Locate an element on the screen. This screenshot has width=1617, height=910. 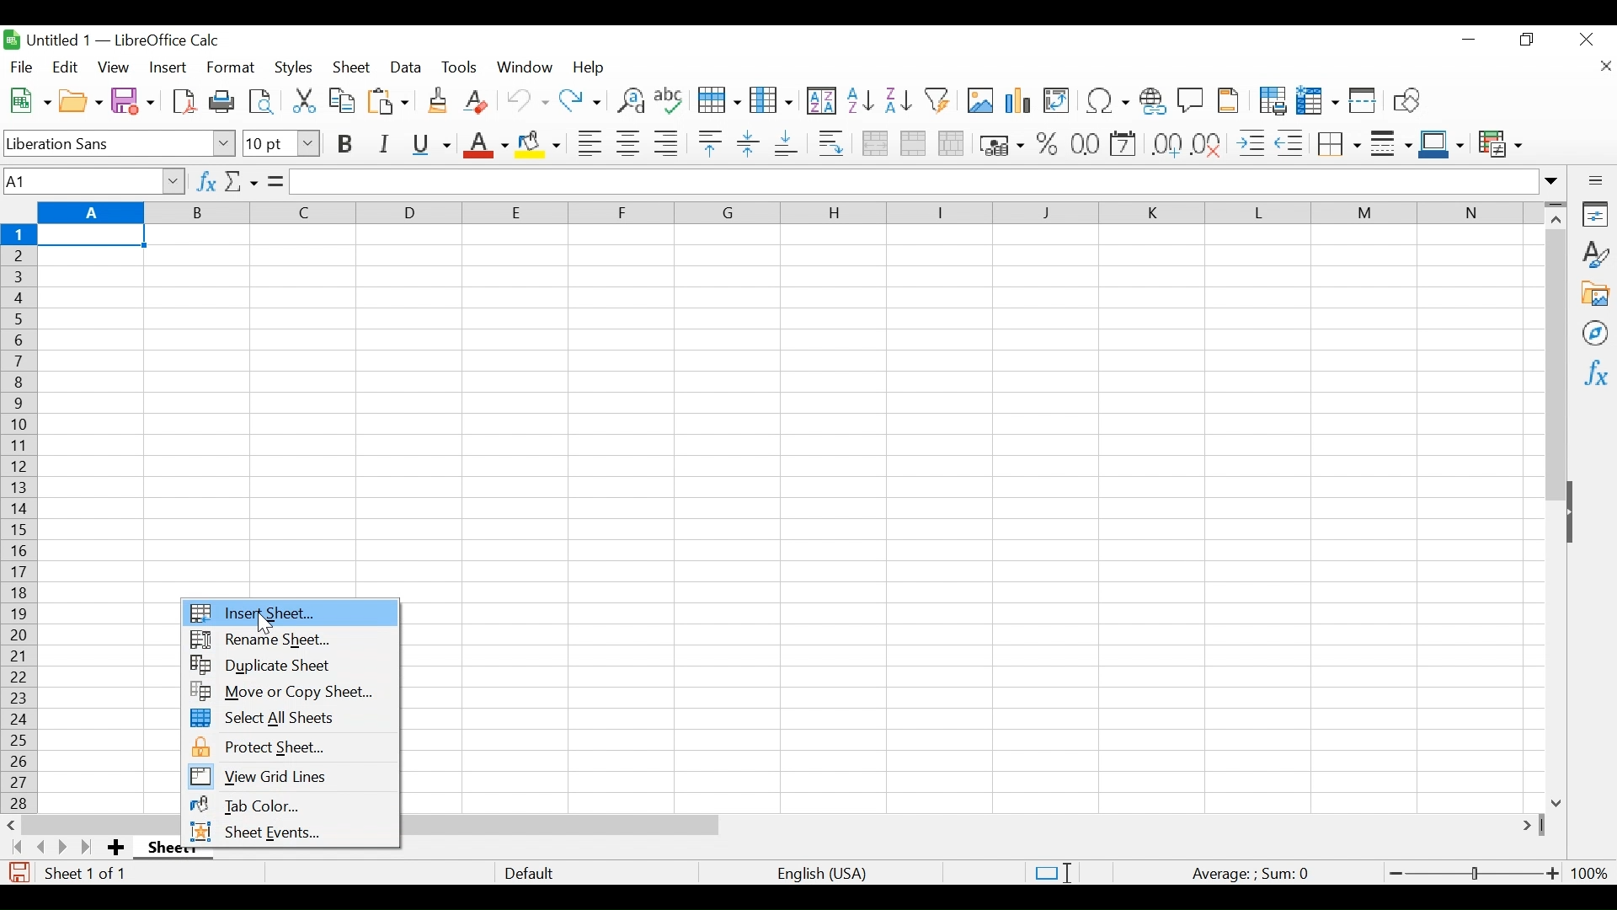
Background Color is located at coordinates (540, 147).